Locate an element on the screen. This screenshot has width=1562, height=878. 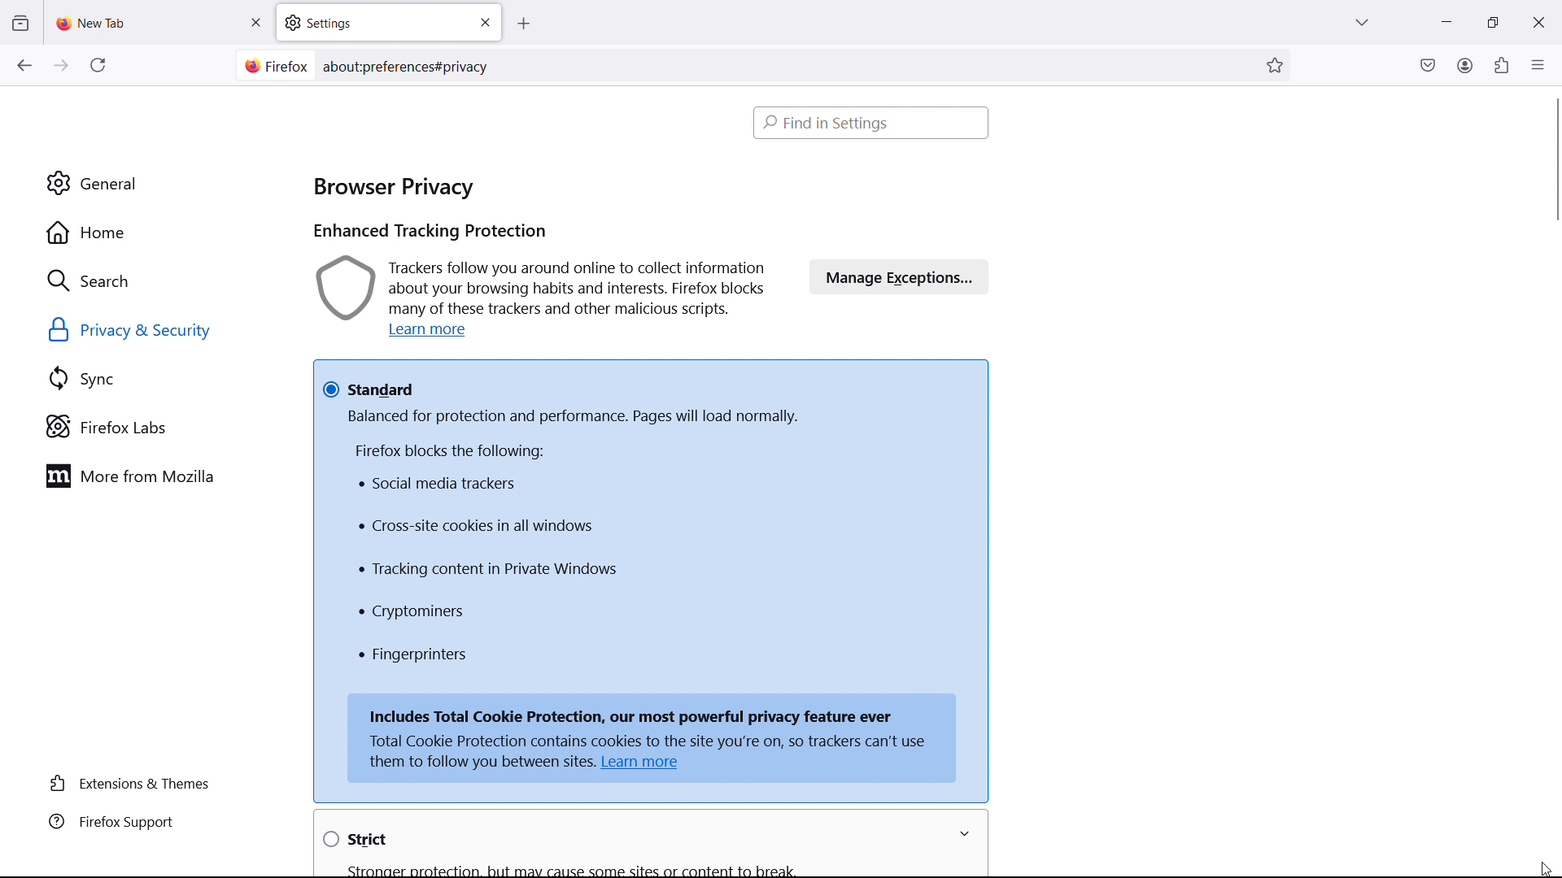
maximize is located at coordinates (1489, 23).